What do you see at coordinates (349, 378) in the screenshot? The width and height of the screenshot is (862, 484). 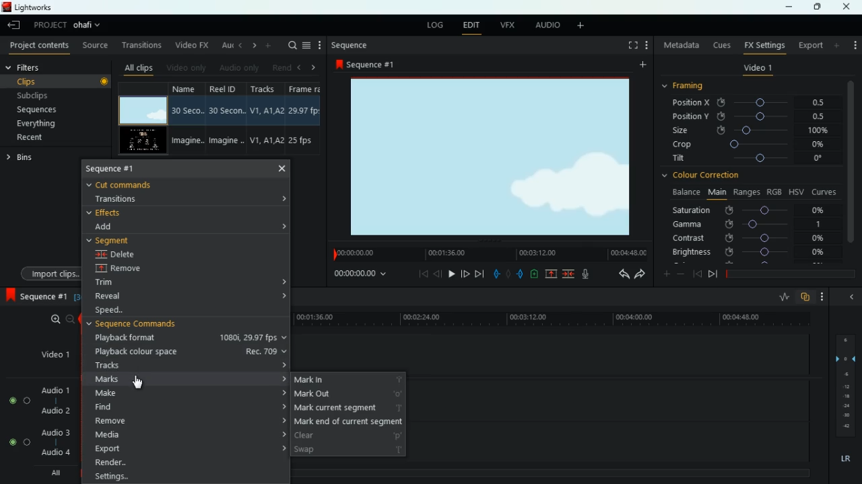 I see `mark in` at bounding box center [349, 378].